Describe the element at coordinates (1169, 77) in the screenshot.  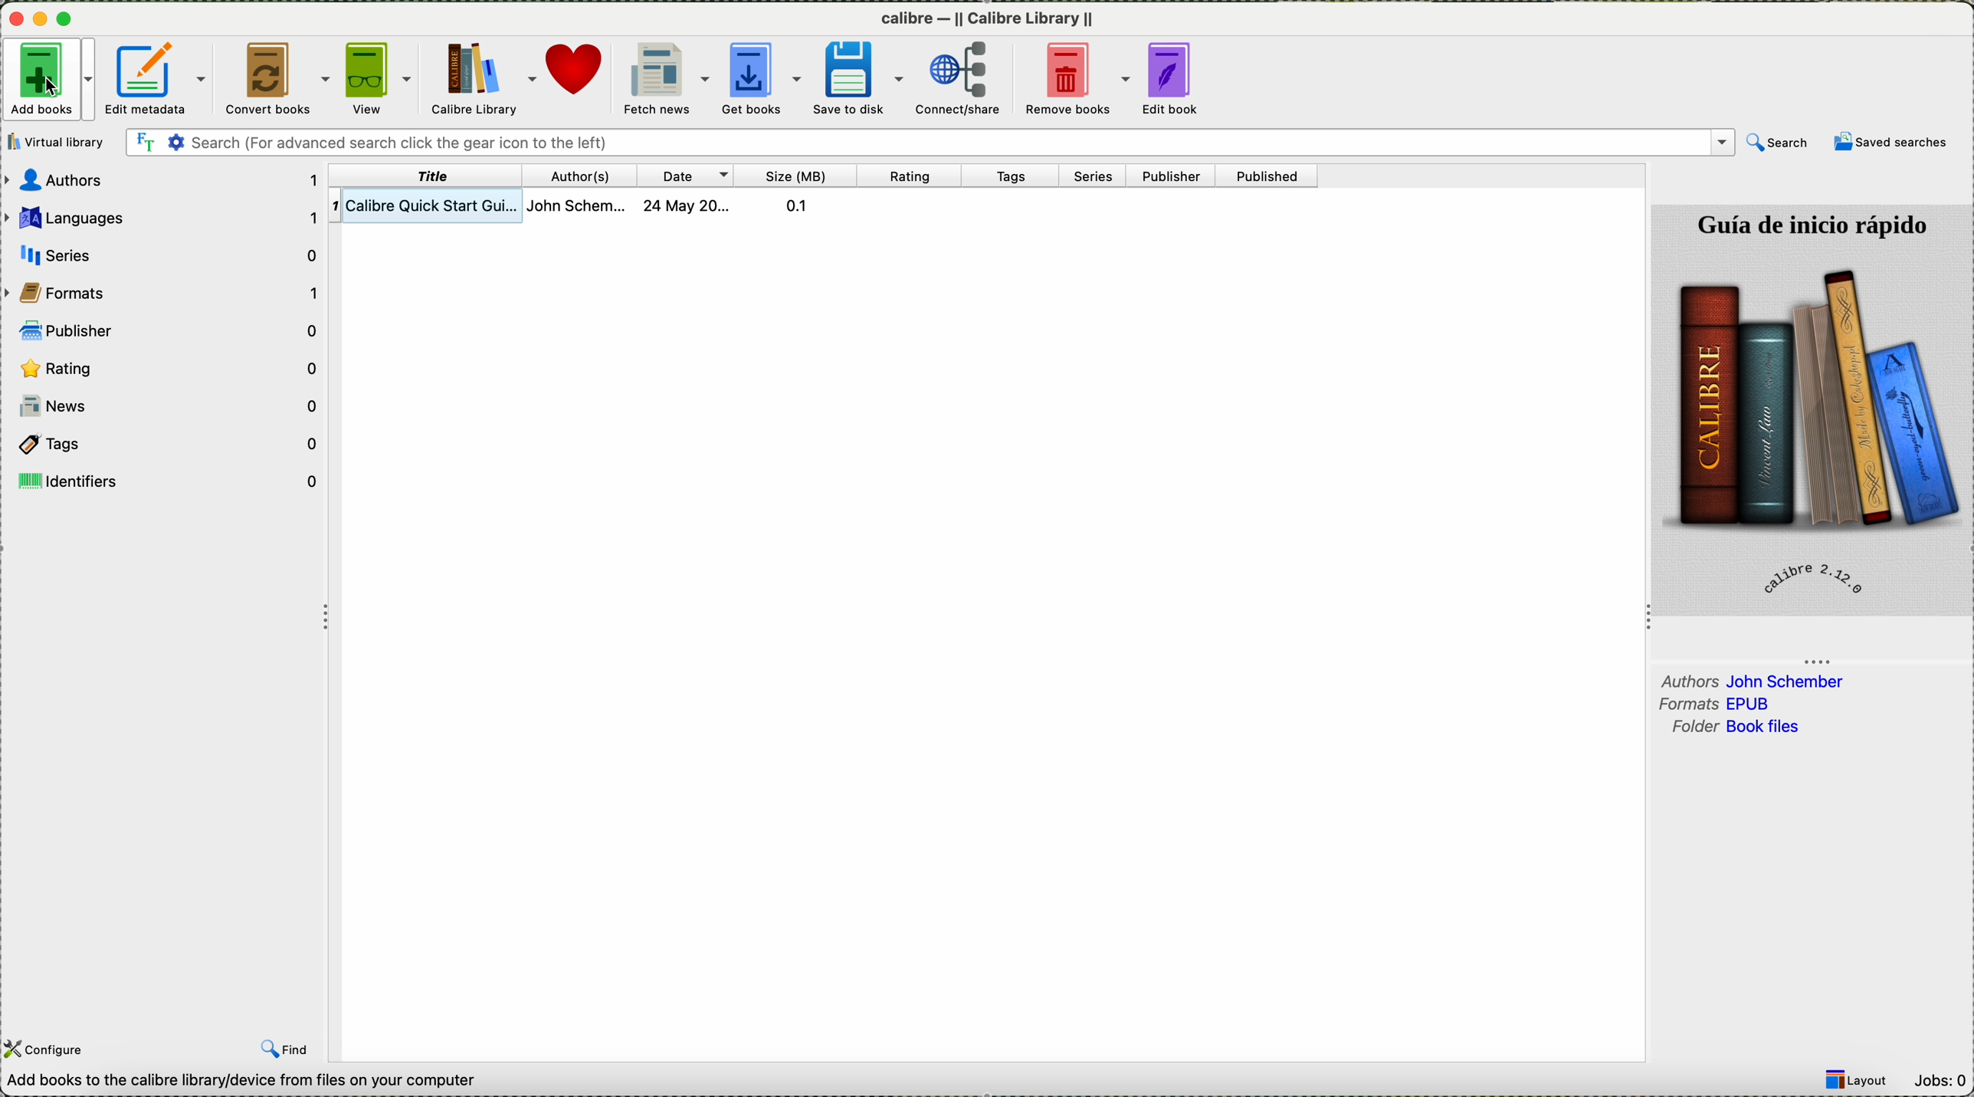
I see `edit book` at that location.